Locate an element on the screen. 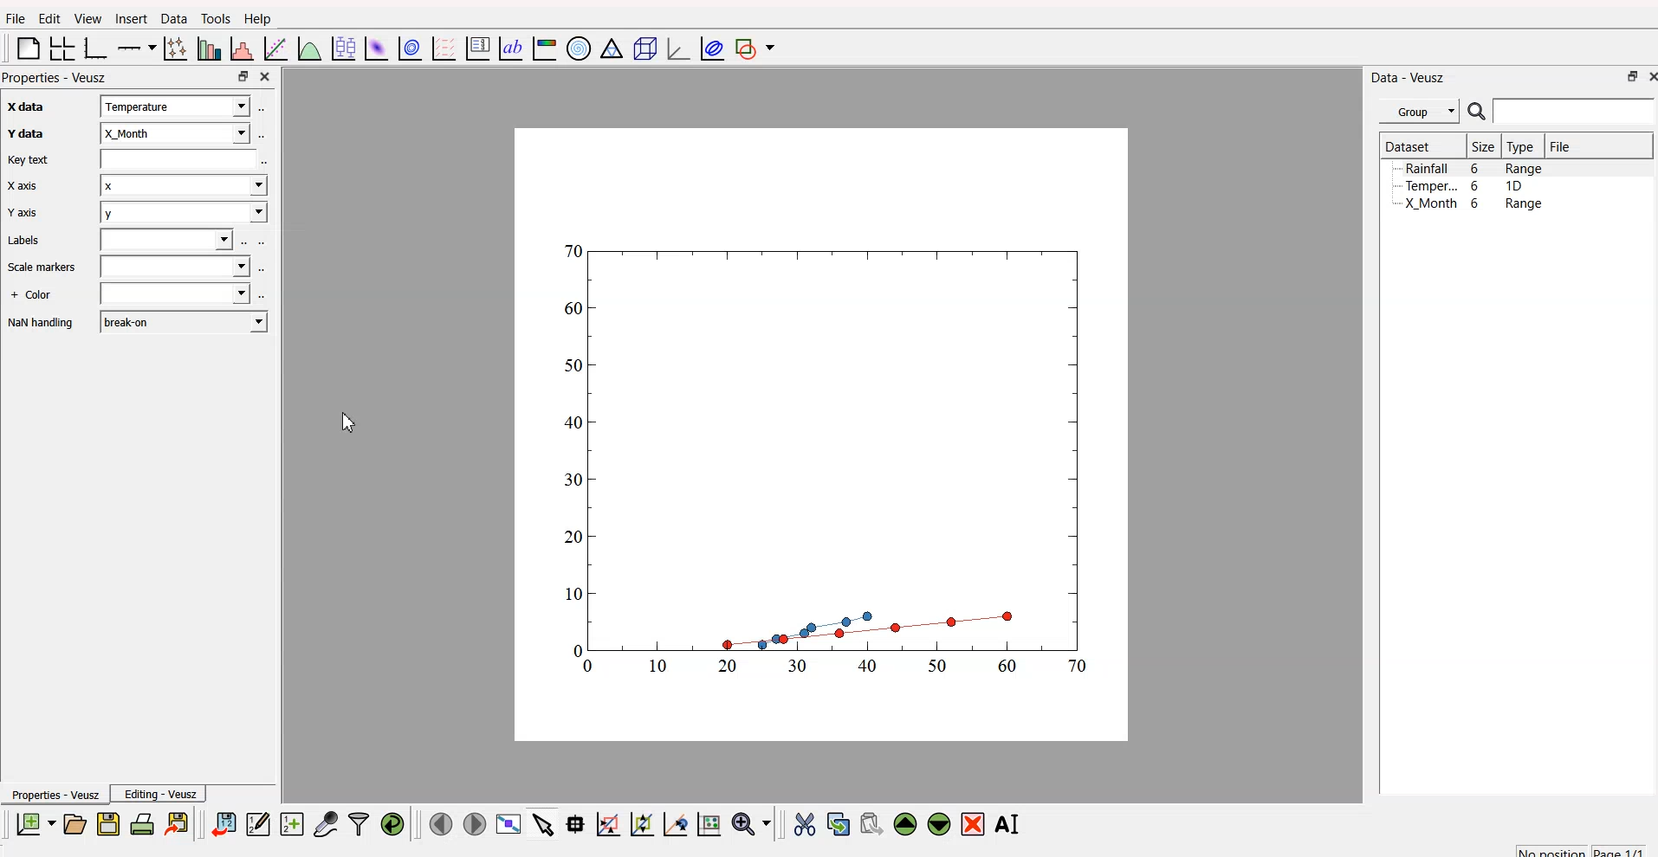 This screenshot has width=1658, height=857. y is located at coordinates (181, 215).